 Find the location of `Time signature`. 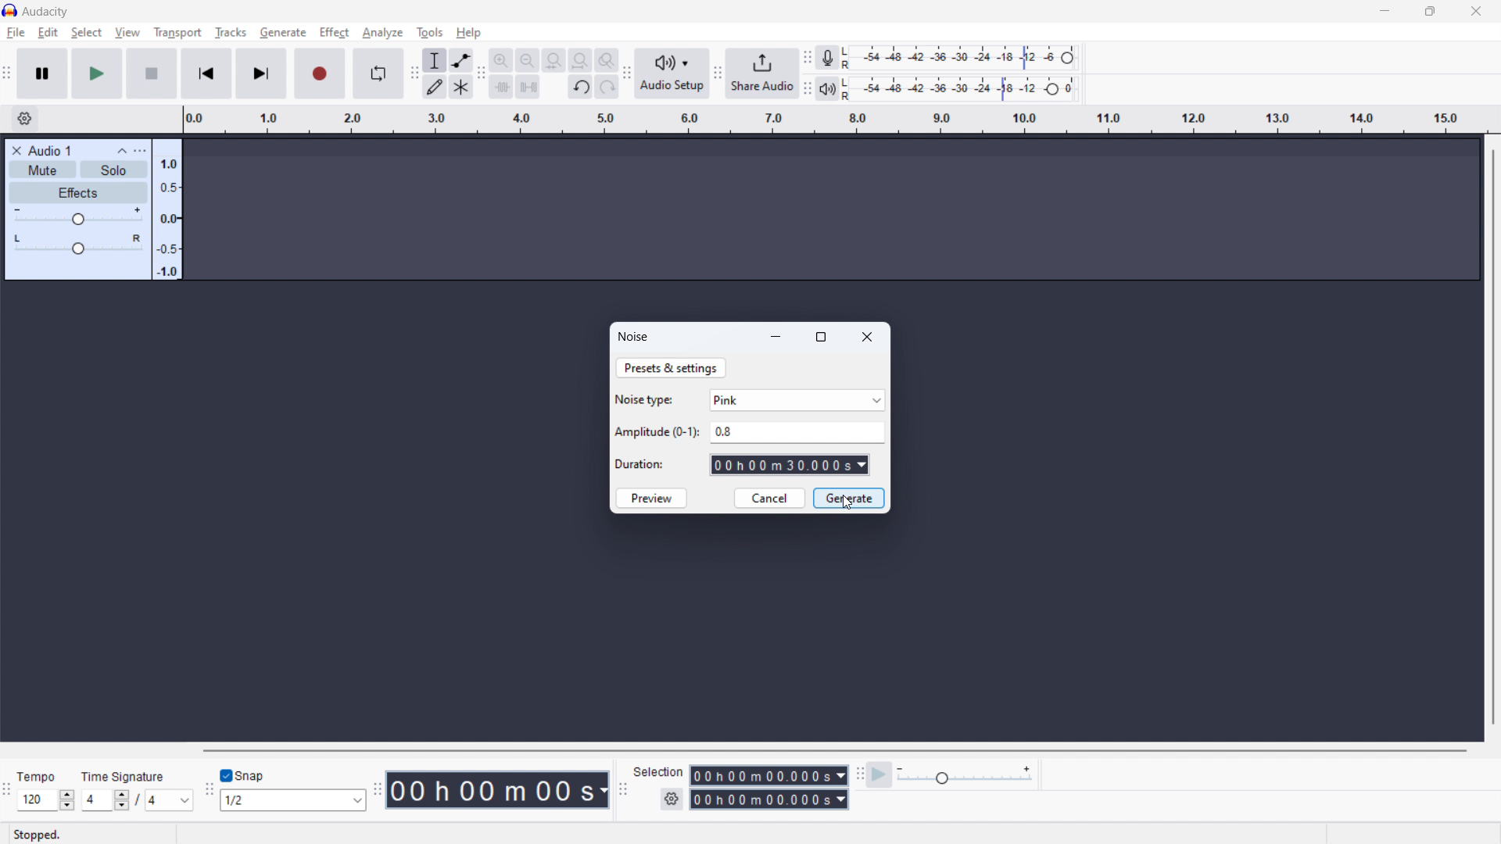

Time signature is located at coordinates (126, 775).